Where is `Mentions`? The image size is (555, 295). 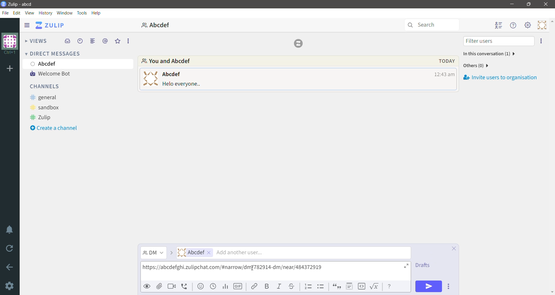
Mentions is located at coordinates (105, 41).